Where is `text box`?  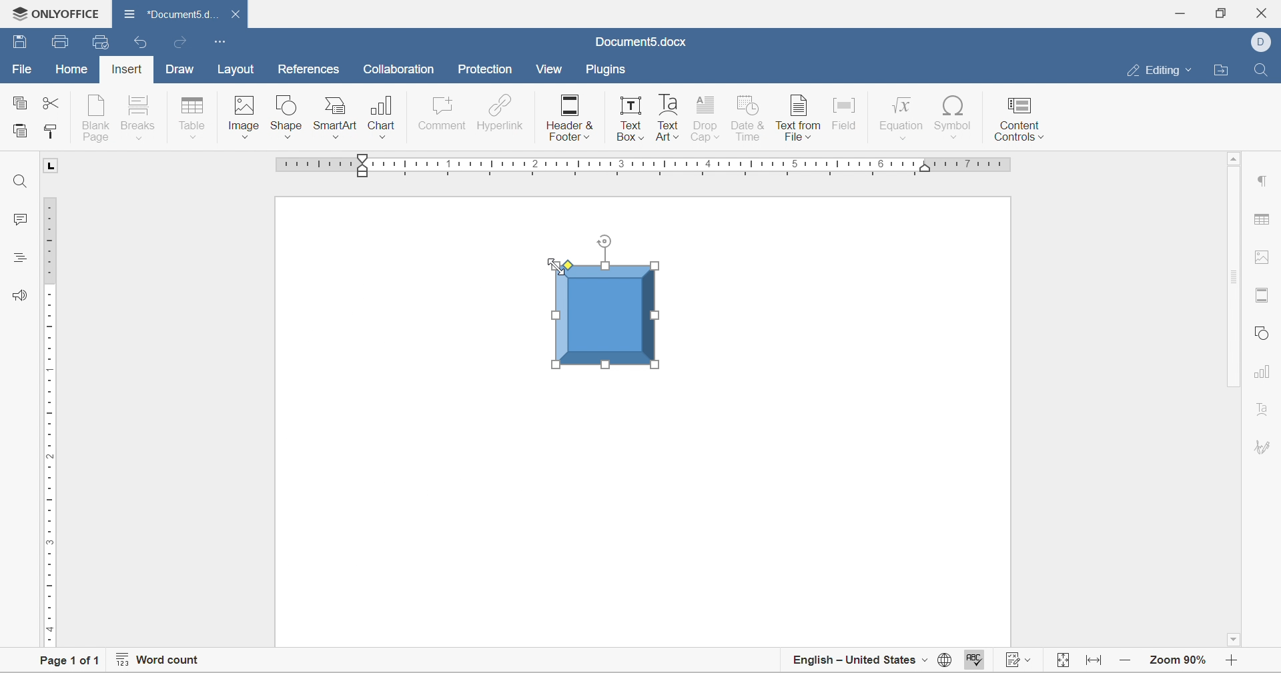 text box is located at coordinates (631, 118).